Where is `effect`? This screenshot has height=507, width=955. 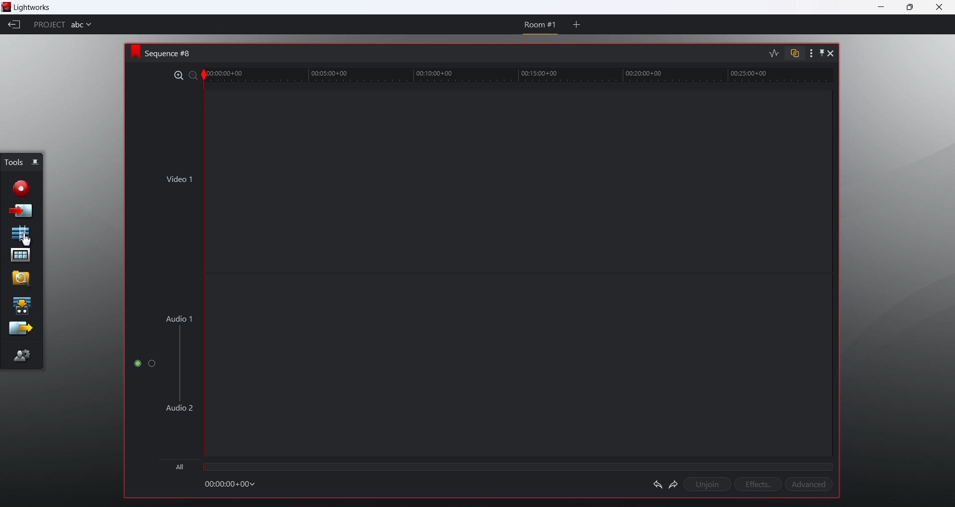 effect is located at coordinates (756, 484).